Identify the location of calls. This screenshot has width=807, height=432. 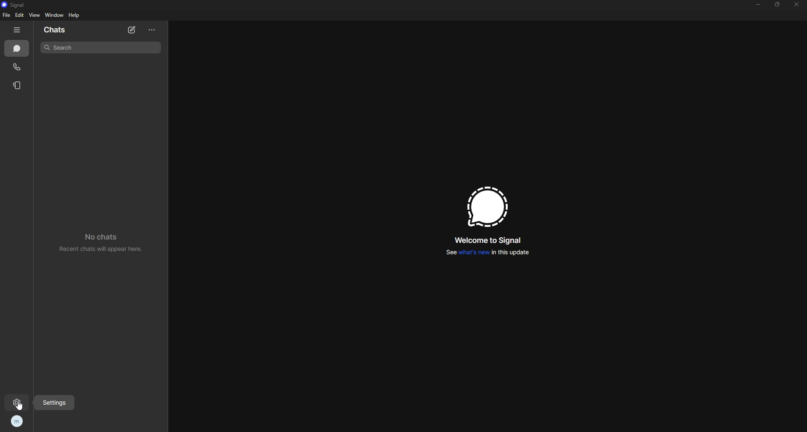
(17, 67).